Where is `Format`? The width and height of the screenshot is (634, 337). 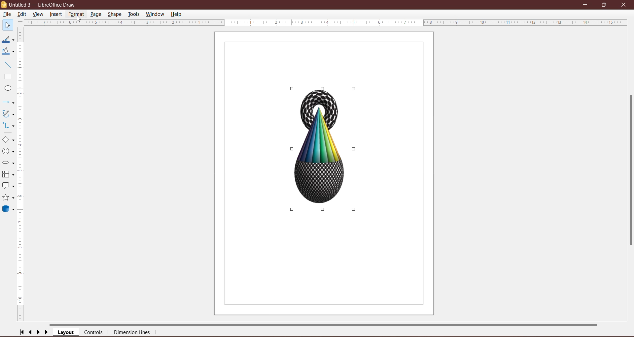 Format is located at coordinates (76, 15).